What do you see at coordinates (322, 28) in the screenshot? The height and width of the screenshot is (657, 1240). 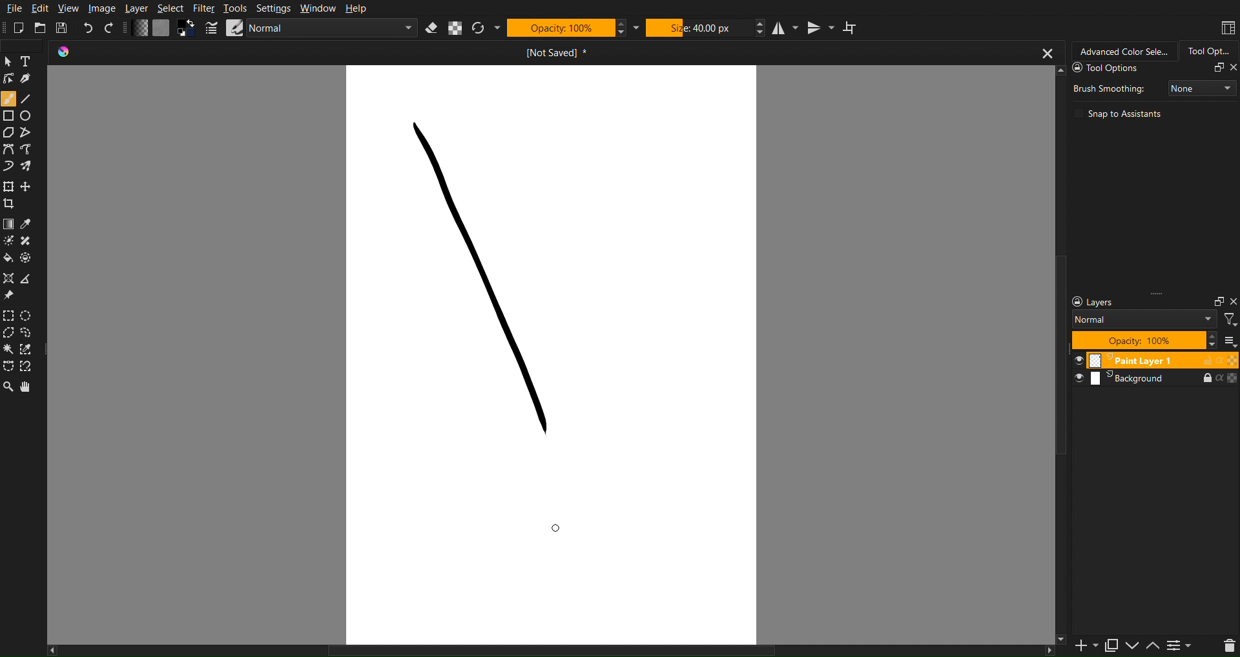 I see `Brush Settings` at bounding box center [322, 28].